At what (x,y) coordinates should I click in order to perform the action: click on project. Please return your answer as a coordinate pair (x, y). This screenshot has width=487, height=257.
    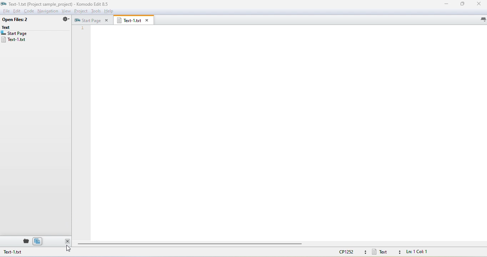
    Looking at the image, I should click on (81, 11).